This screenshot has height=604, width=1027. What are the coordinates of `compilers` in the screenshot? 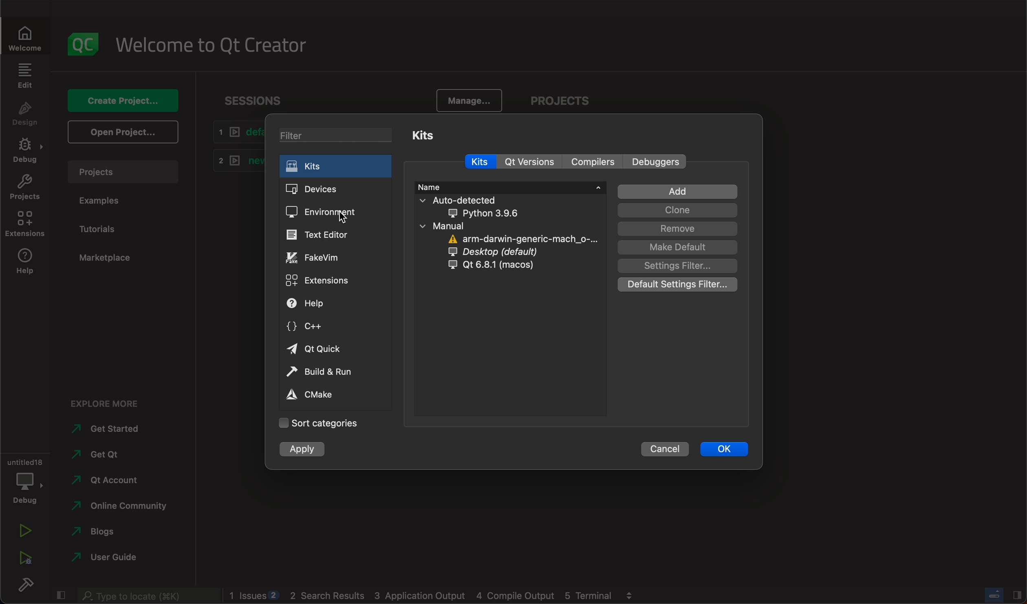 It's located at (590, 163).